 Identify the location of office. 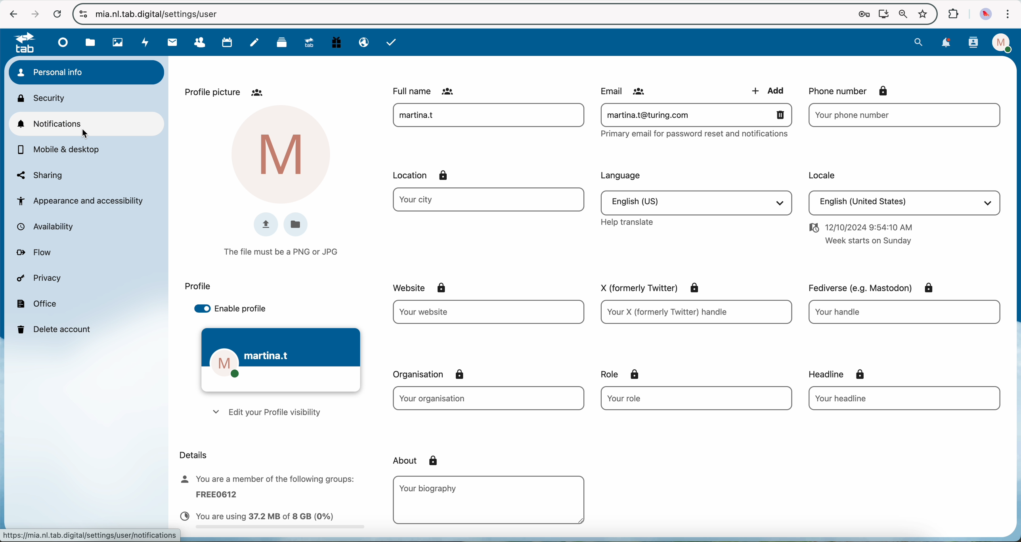
(38, 303).